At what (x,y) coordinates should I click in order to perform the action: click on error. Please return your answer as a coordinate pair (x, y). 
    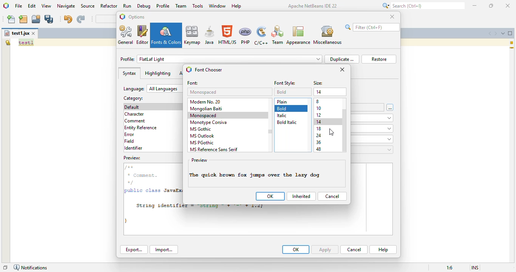
    Looking at the image, I should click on (129, 134).